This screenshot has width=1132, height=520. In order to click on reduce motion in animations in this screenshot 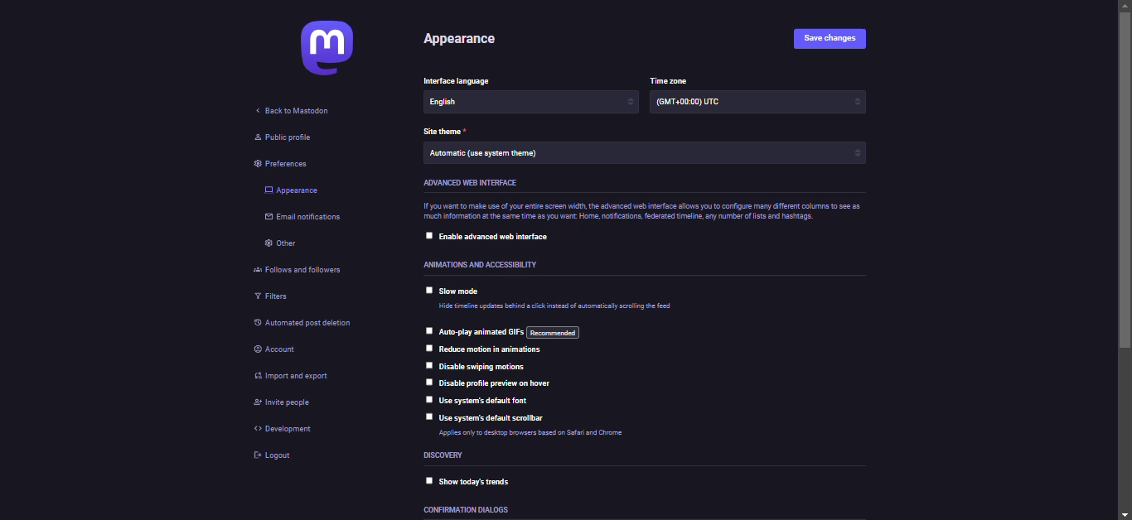, I will do `click(495, 350)`.